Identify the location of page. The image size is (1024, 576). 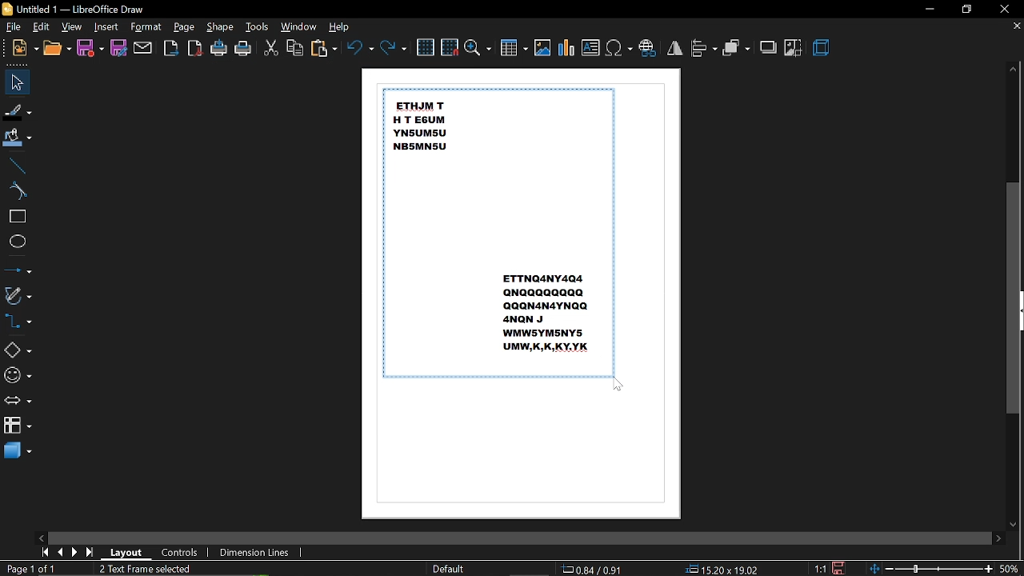
(184, 26).